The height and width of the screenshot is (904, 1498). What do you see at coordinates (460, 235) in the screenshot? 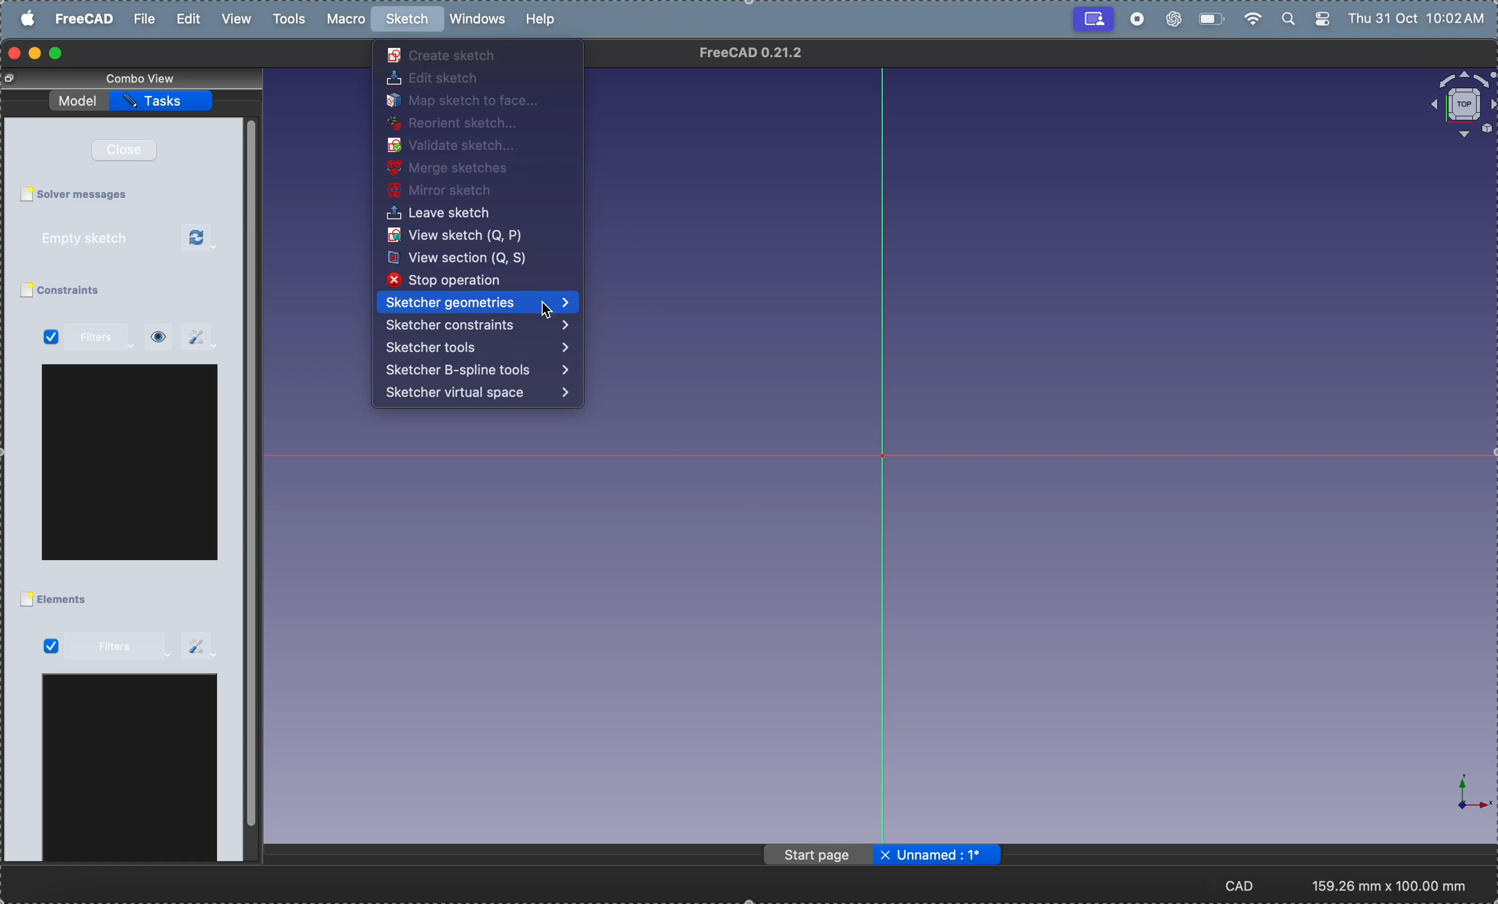
I see `view sketch` at bounding box center [460, 235].